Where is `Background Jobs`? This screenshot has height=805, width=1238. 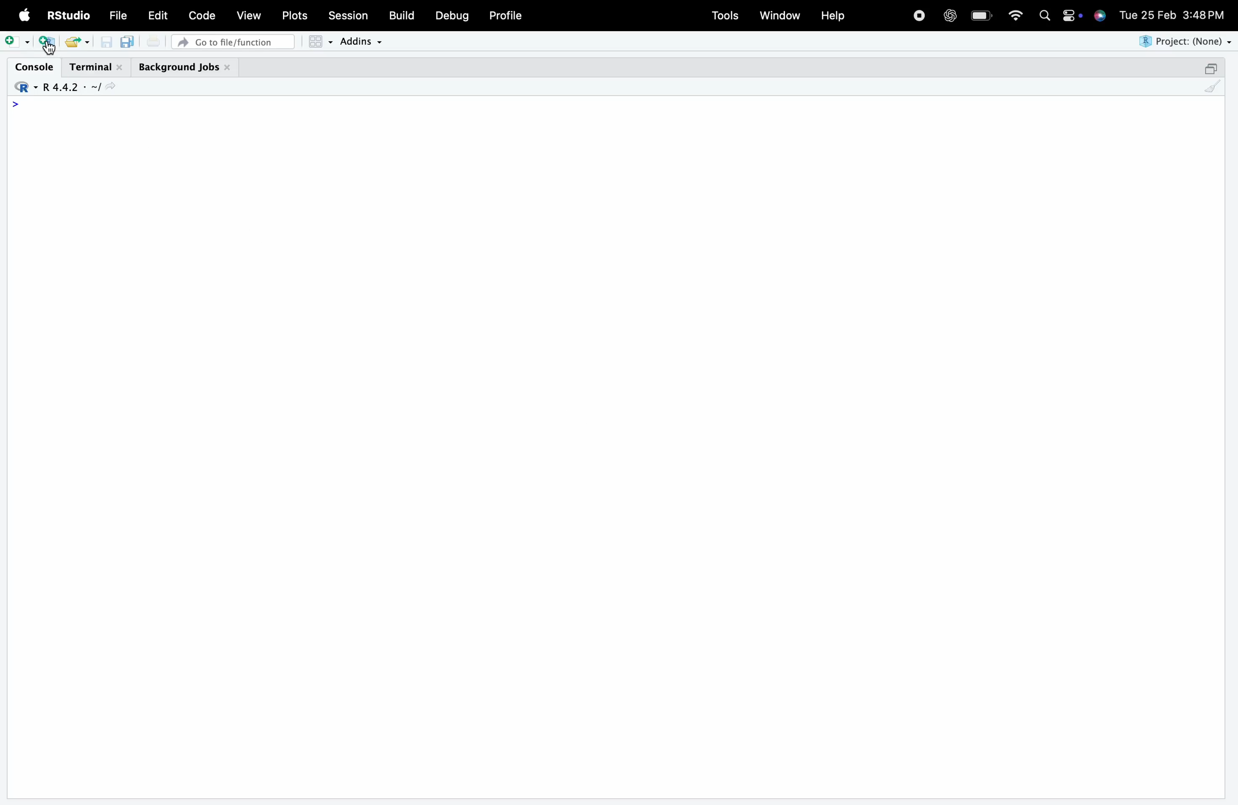
Background Jobs is located at coordinates (185, 68).